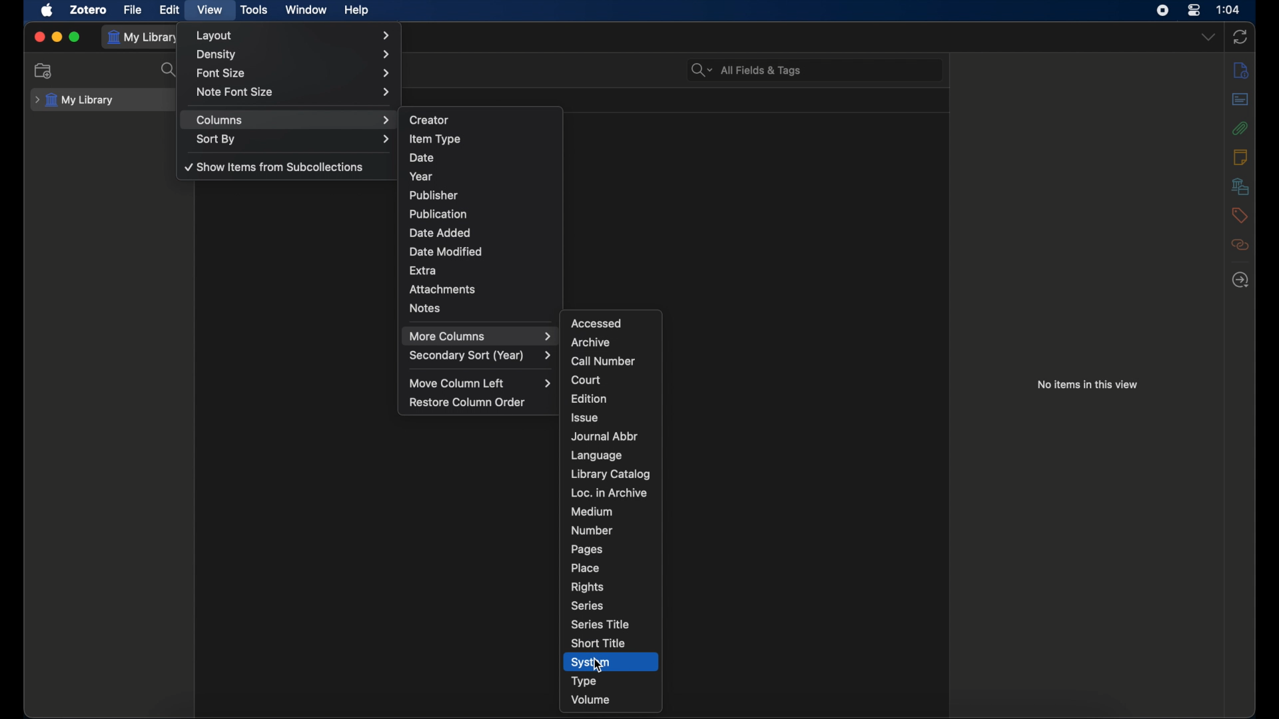  I want to click on related, so click(1240, 244).